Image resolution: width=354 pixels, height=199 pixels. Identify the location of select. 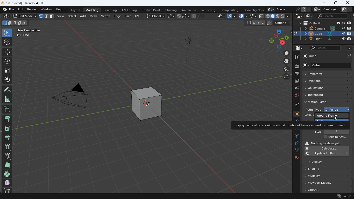
(7, 32).